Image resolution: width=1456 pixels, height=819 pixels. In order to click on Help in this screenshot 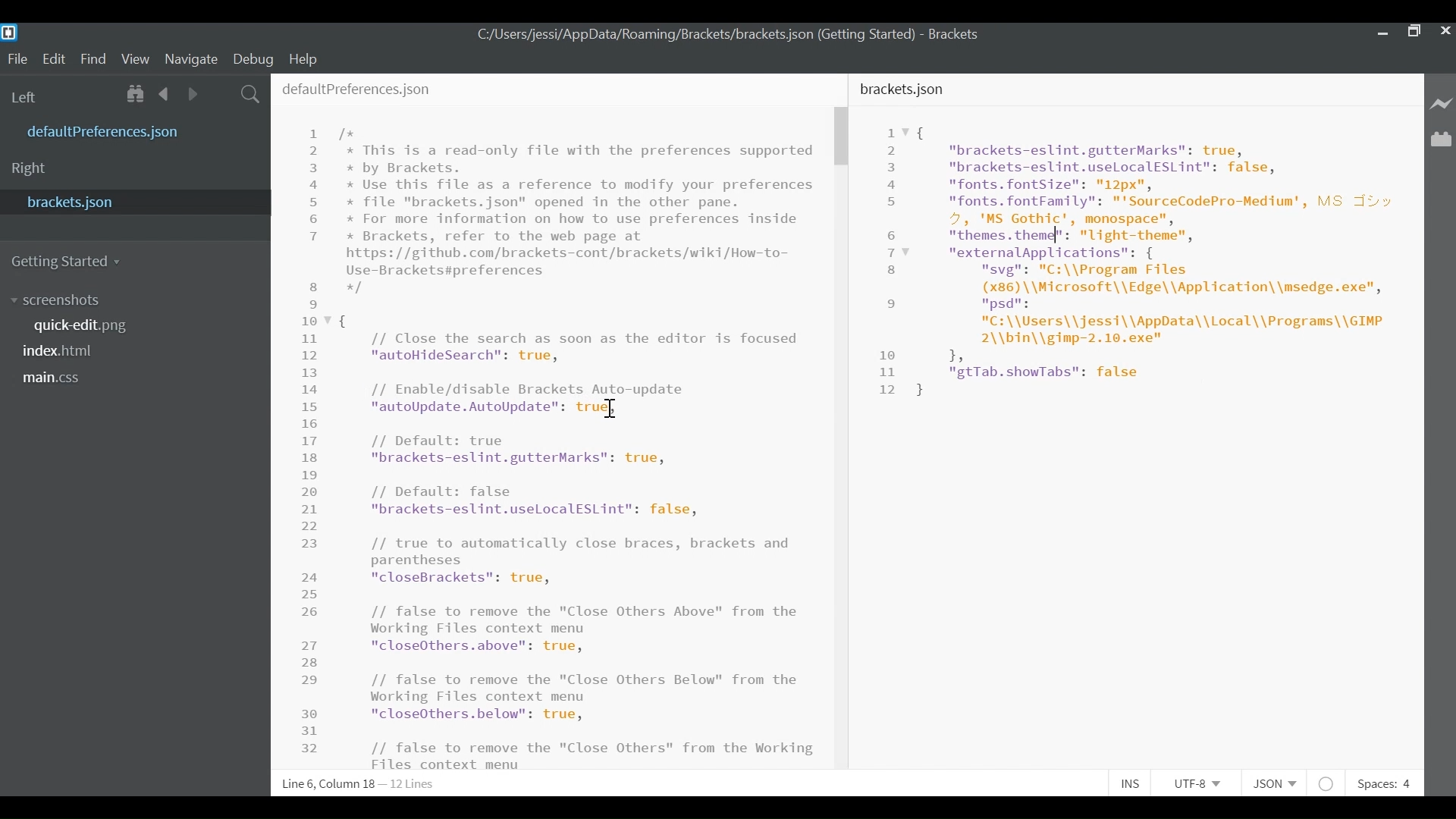, I will do `click(311, 58)`.